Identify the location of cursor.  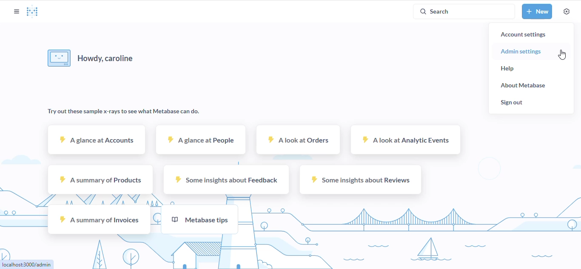
(562, 54).